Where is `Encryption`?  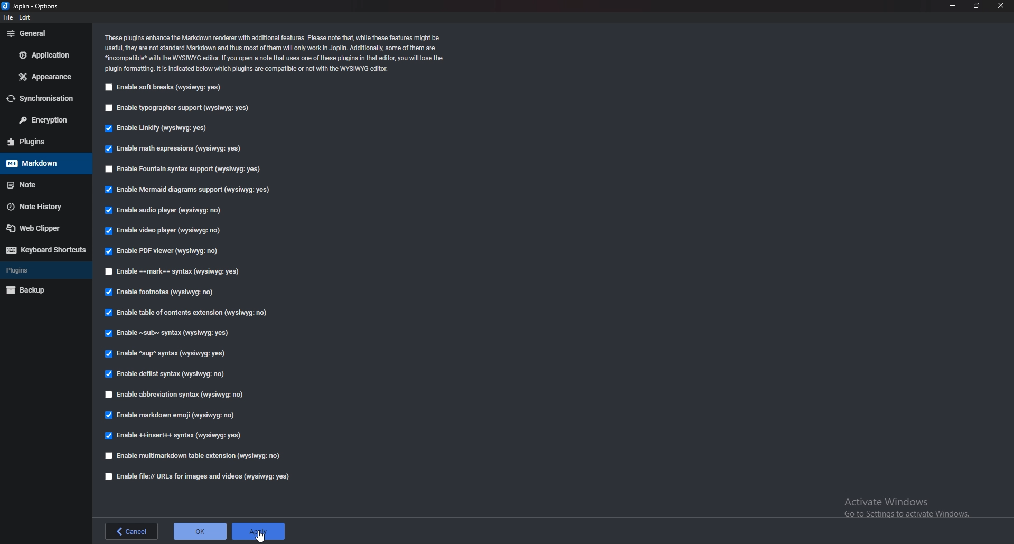
Encryption is located at coordinates (46, 121).